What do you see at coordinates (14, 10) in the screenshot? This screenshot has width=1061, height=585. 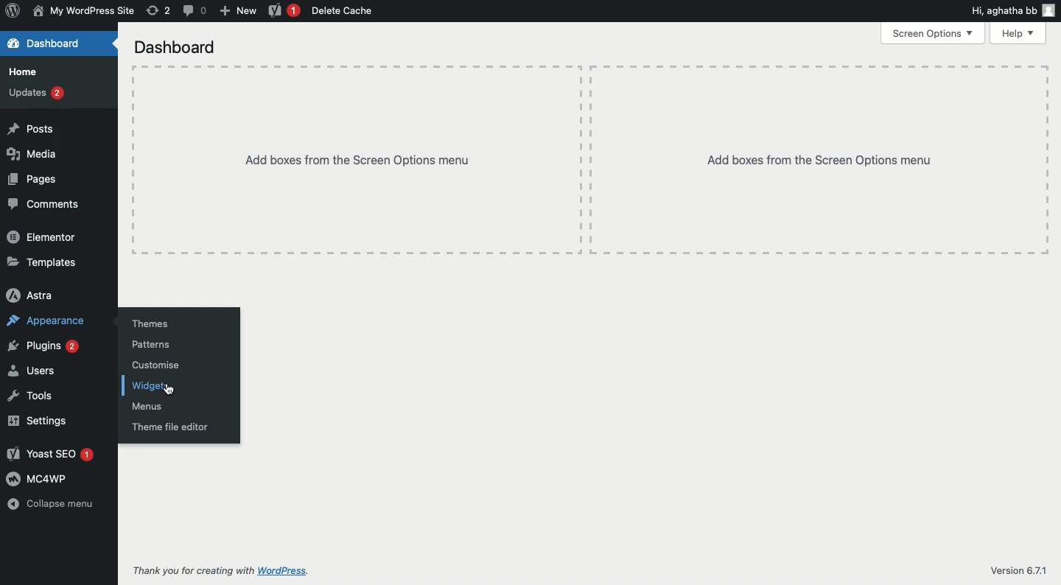 I see `Logo` at bounding box center [14, 10].